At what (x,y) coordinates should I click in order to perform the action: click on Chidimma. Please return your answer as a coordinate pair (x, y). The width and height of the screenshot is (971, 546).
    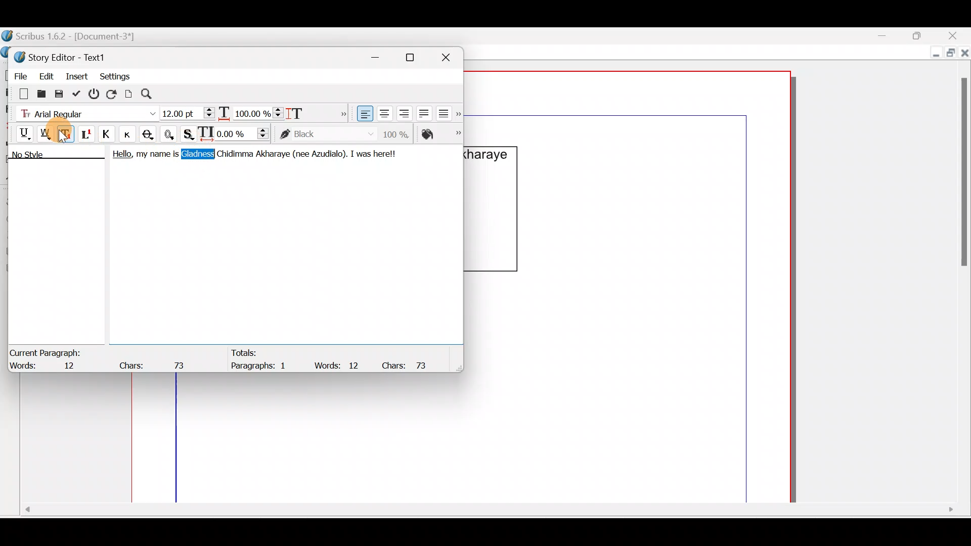
    Looking at the image, I should click on (234, 156).